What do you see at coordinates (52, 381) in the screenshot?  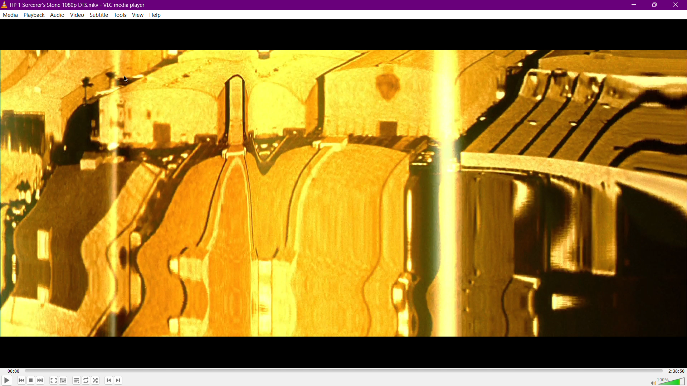 I see `Fullscreen` at bounding box center [52, 381].